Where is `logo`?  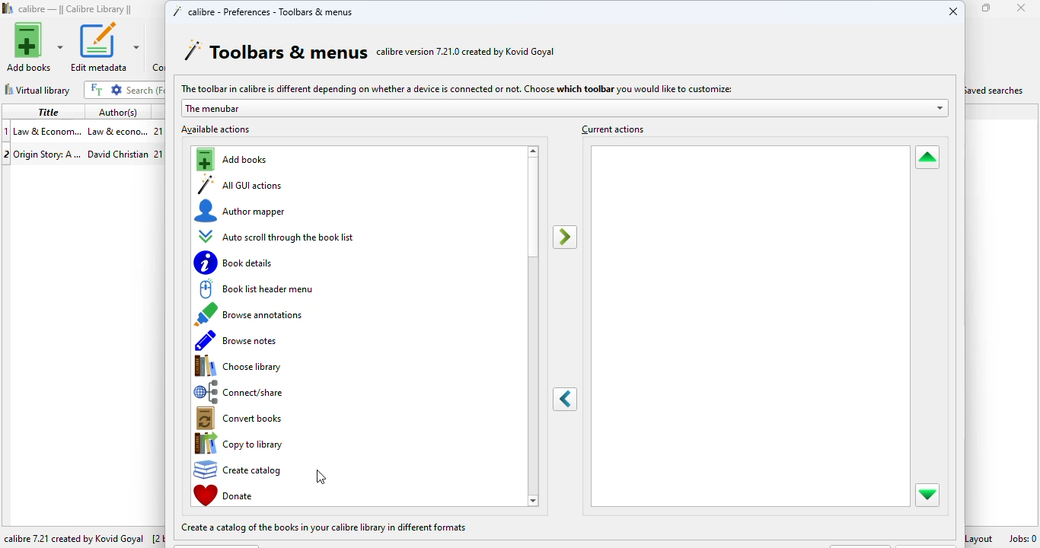 logo is located at coordinates (8, 8).